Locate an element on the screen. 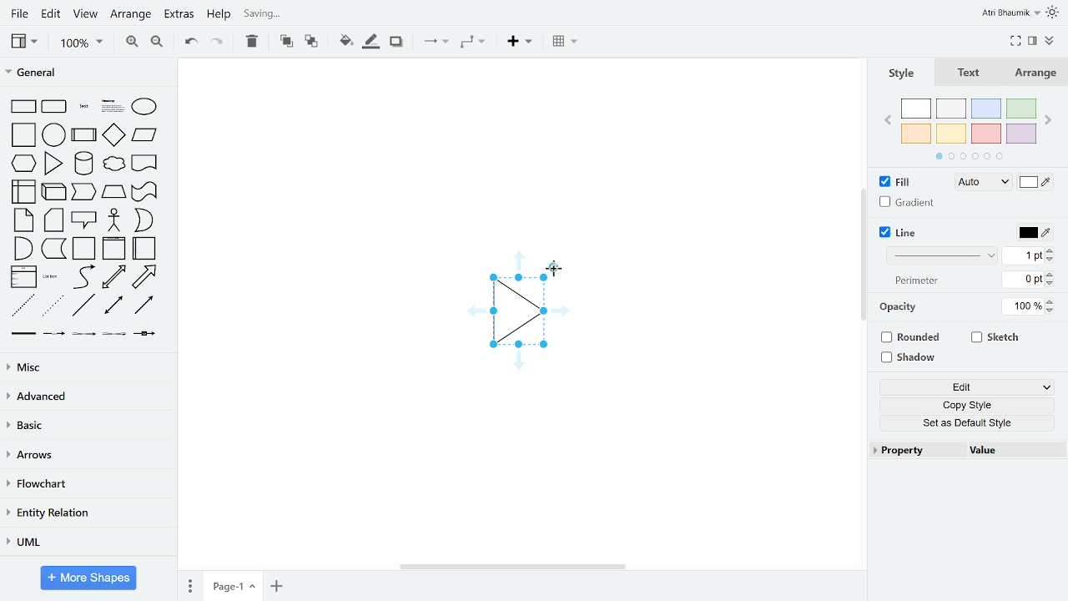  list is located at coordinates (23, 278).